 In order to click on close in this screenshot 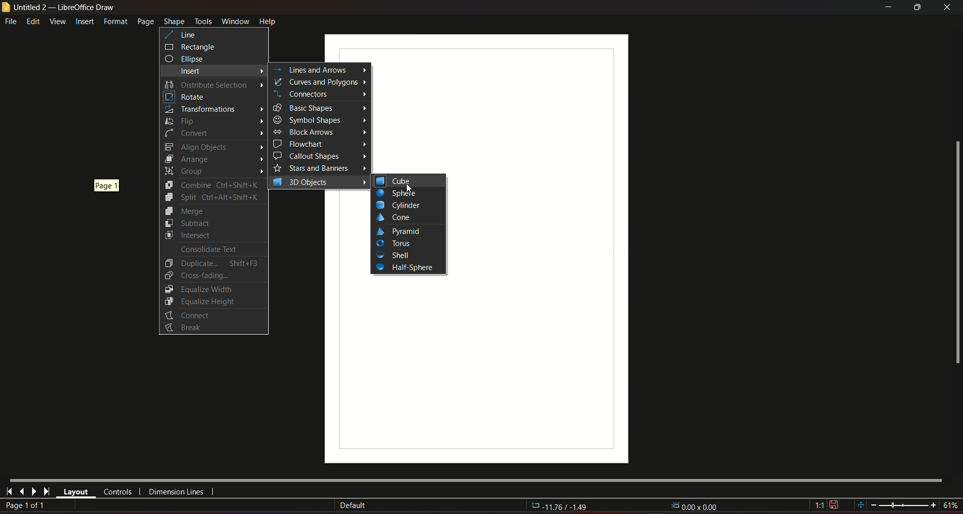, I will do `click(948, 7)`.